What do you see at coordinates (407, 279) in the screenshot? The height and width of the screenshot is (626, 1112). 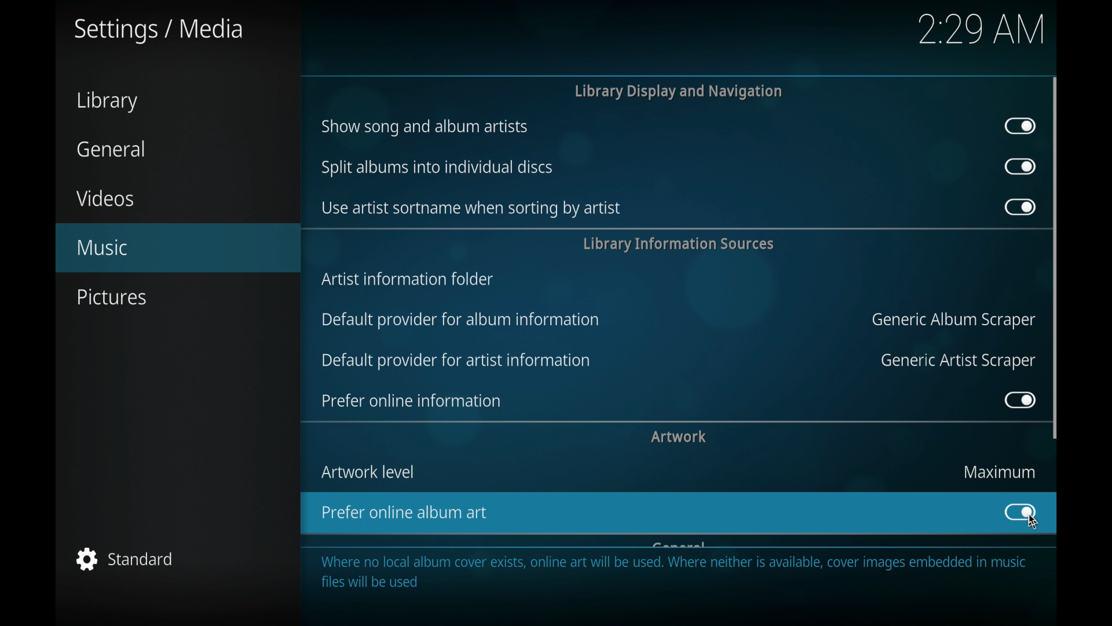 I see `artist information folder` at bounding box center [407, 279].